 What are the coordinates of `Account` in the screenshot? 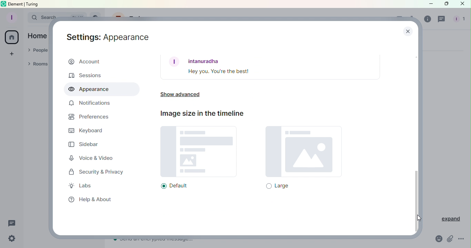 It's located at (101, 62).